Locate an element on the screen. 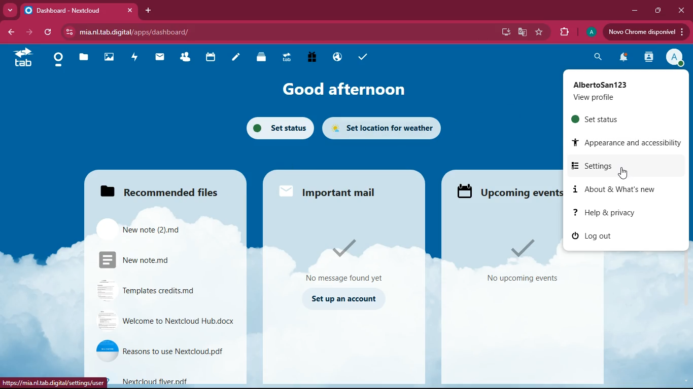 The height and width of the screenshot is (389, 693). add tab is located at coordinates (147, 11).